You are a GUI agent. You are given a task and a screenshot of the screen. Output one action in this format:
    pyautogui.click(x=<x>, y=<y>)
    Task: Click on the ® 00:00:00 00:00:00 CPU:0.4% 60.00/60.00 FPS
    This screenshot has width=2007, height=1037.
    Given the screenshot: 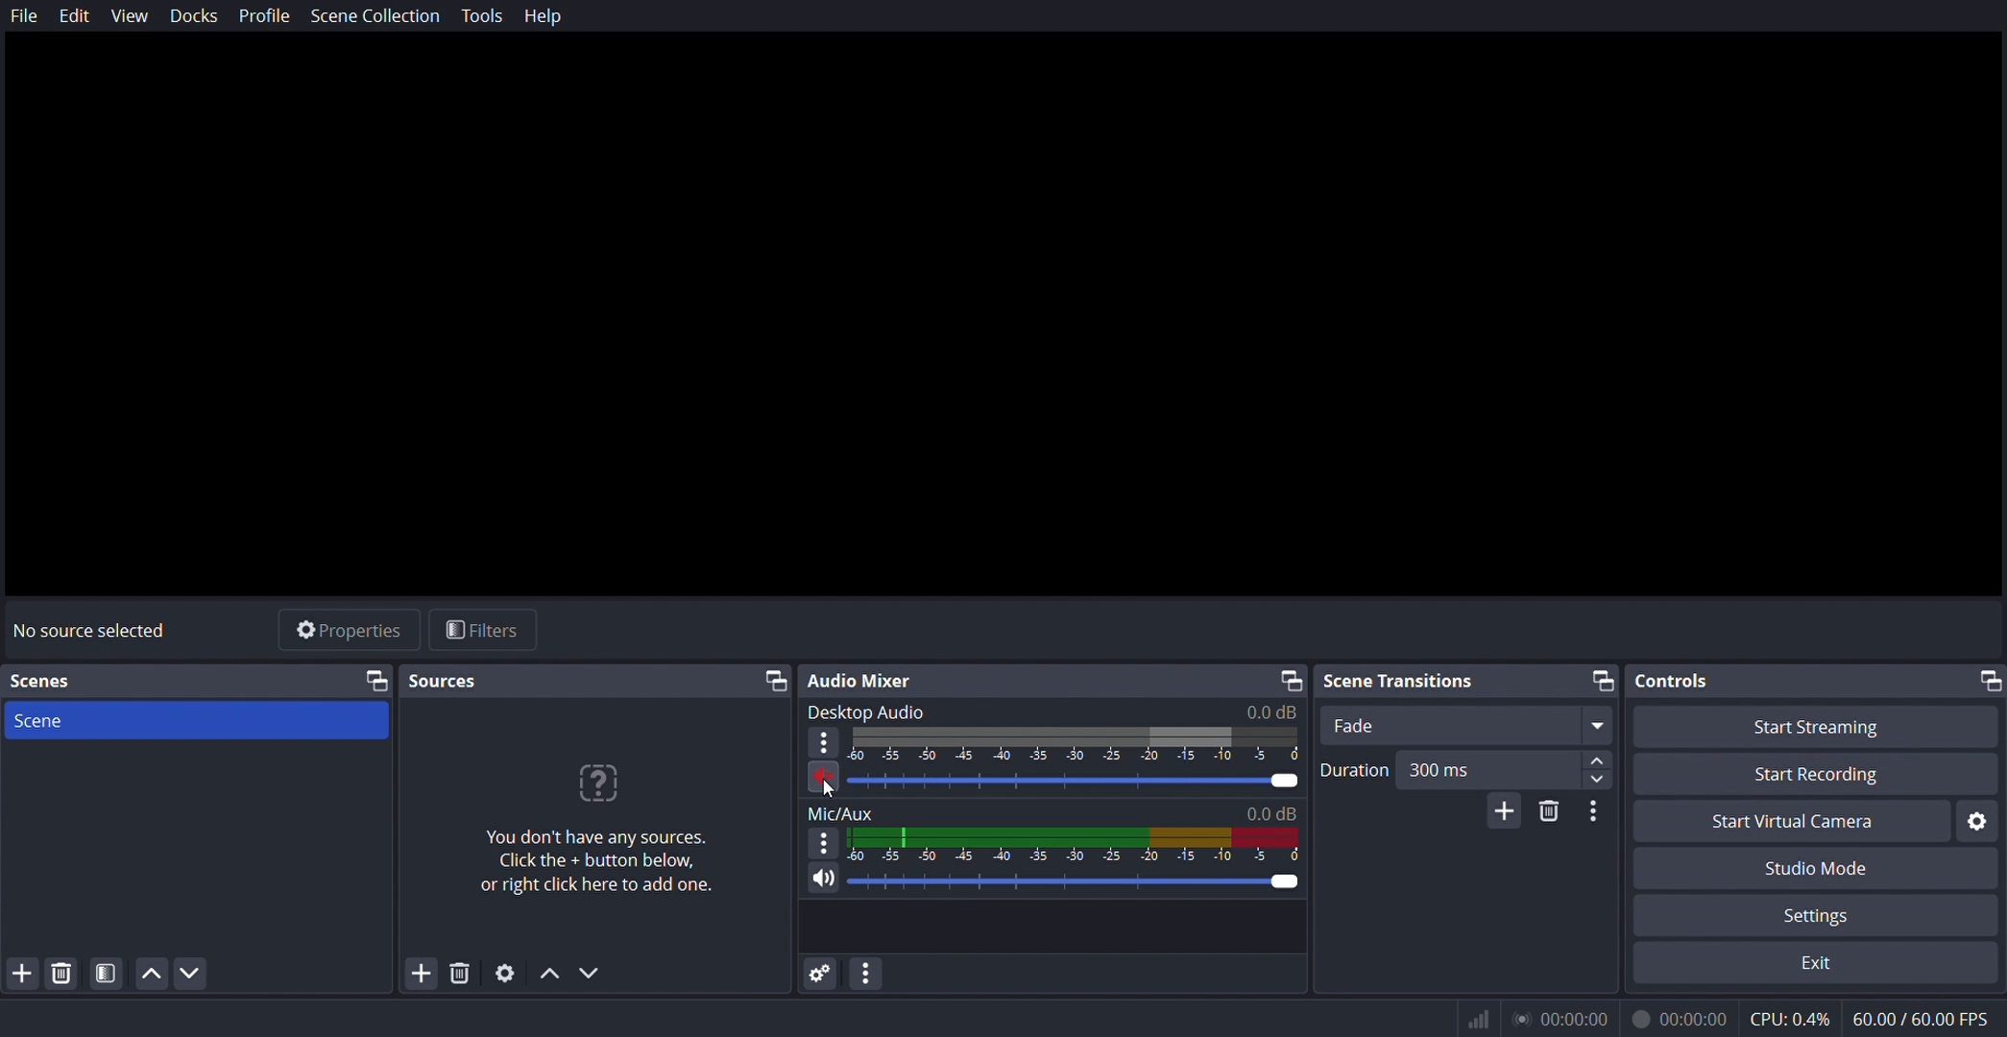 What is the action you would take?
    pyautogui.click(x=1753, y=1018)
    